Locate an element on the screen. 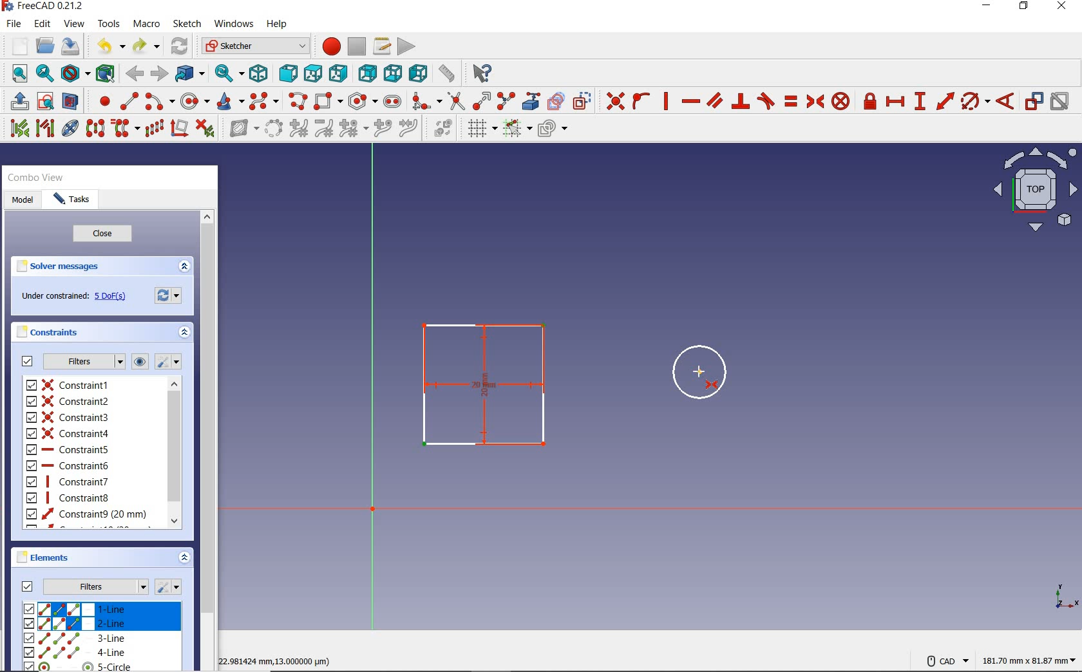 This screenshot has height=672, width=1082. under constrained:  is located at coordinates (55, 297).